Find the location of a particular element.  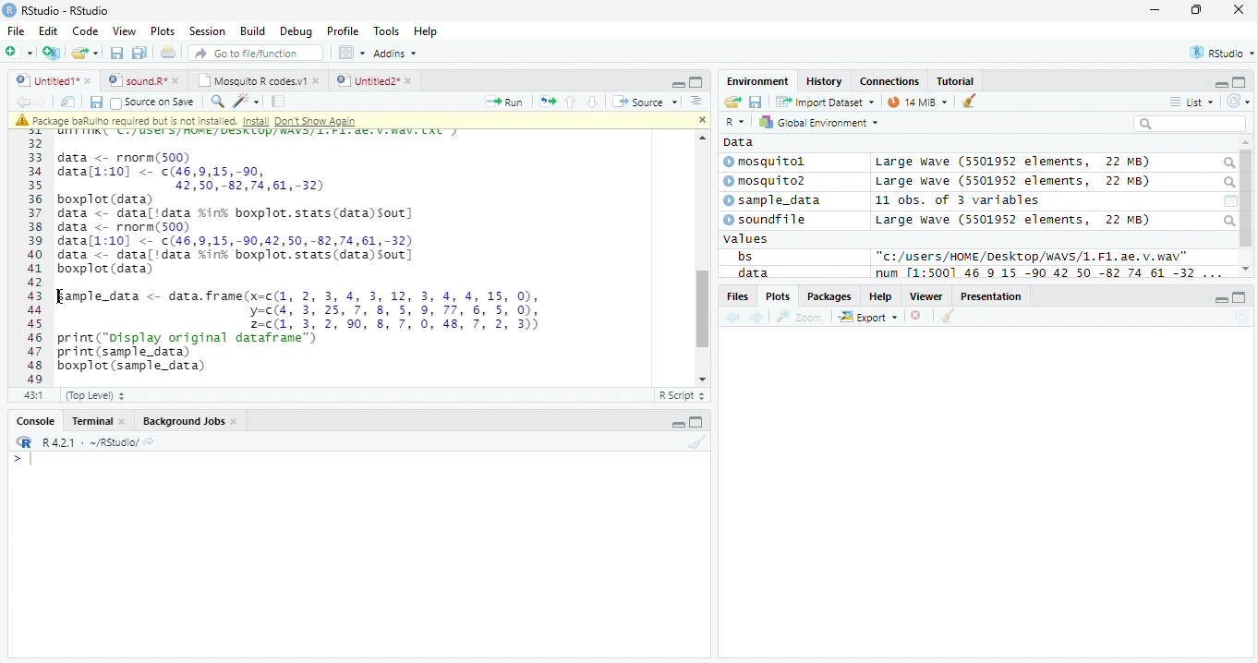

full screen is located at coordinates (1240, 297).